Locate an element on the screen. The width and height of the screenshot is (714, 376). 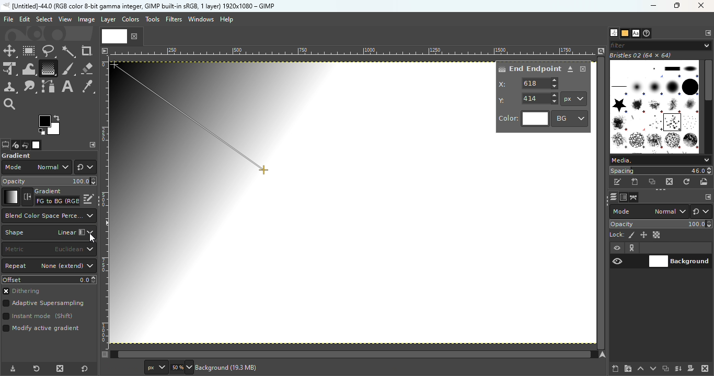
Edit this gradient is located at coordinates (89, 198).